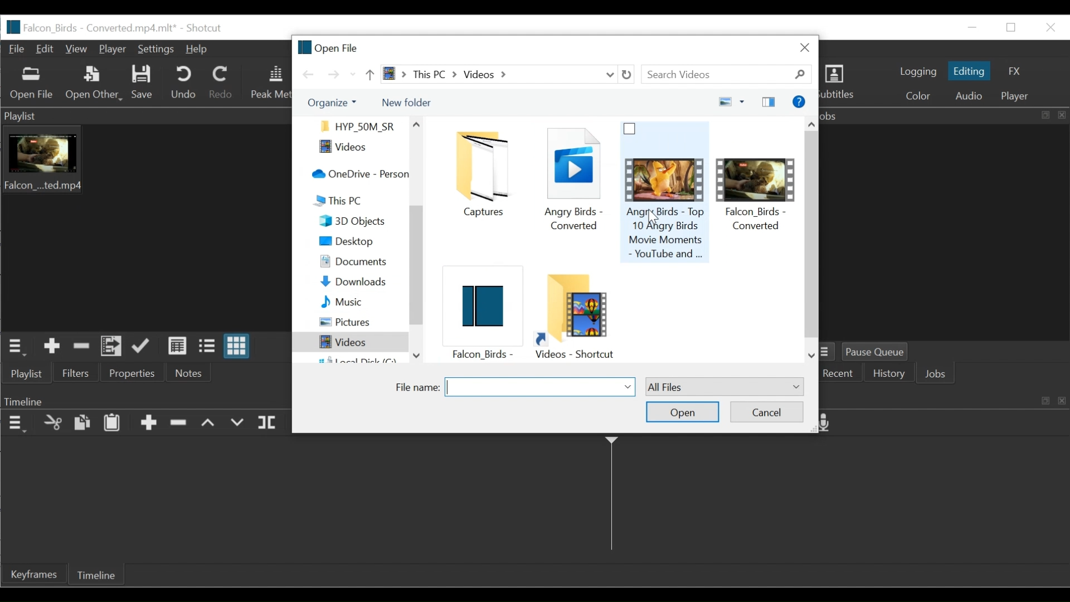 The image size is (1070, 602). I want to click on Timeline Panel, so click(16, 424).